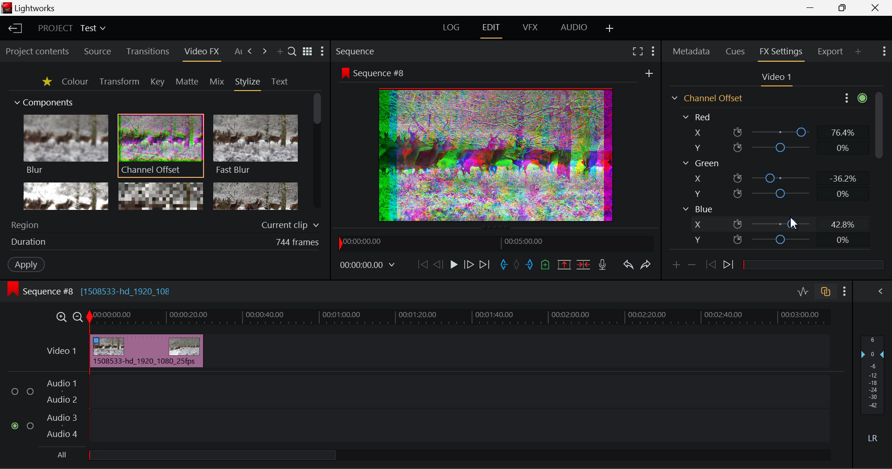 Image resolution: width=892 pixels, height=469 pixels. What do you see at coordinates (43, 101) in the screenshot?
I see `Components Section` at bounding box center [43, 101].